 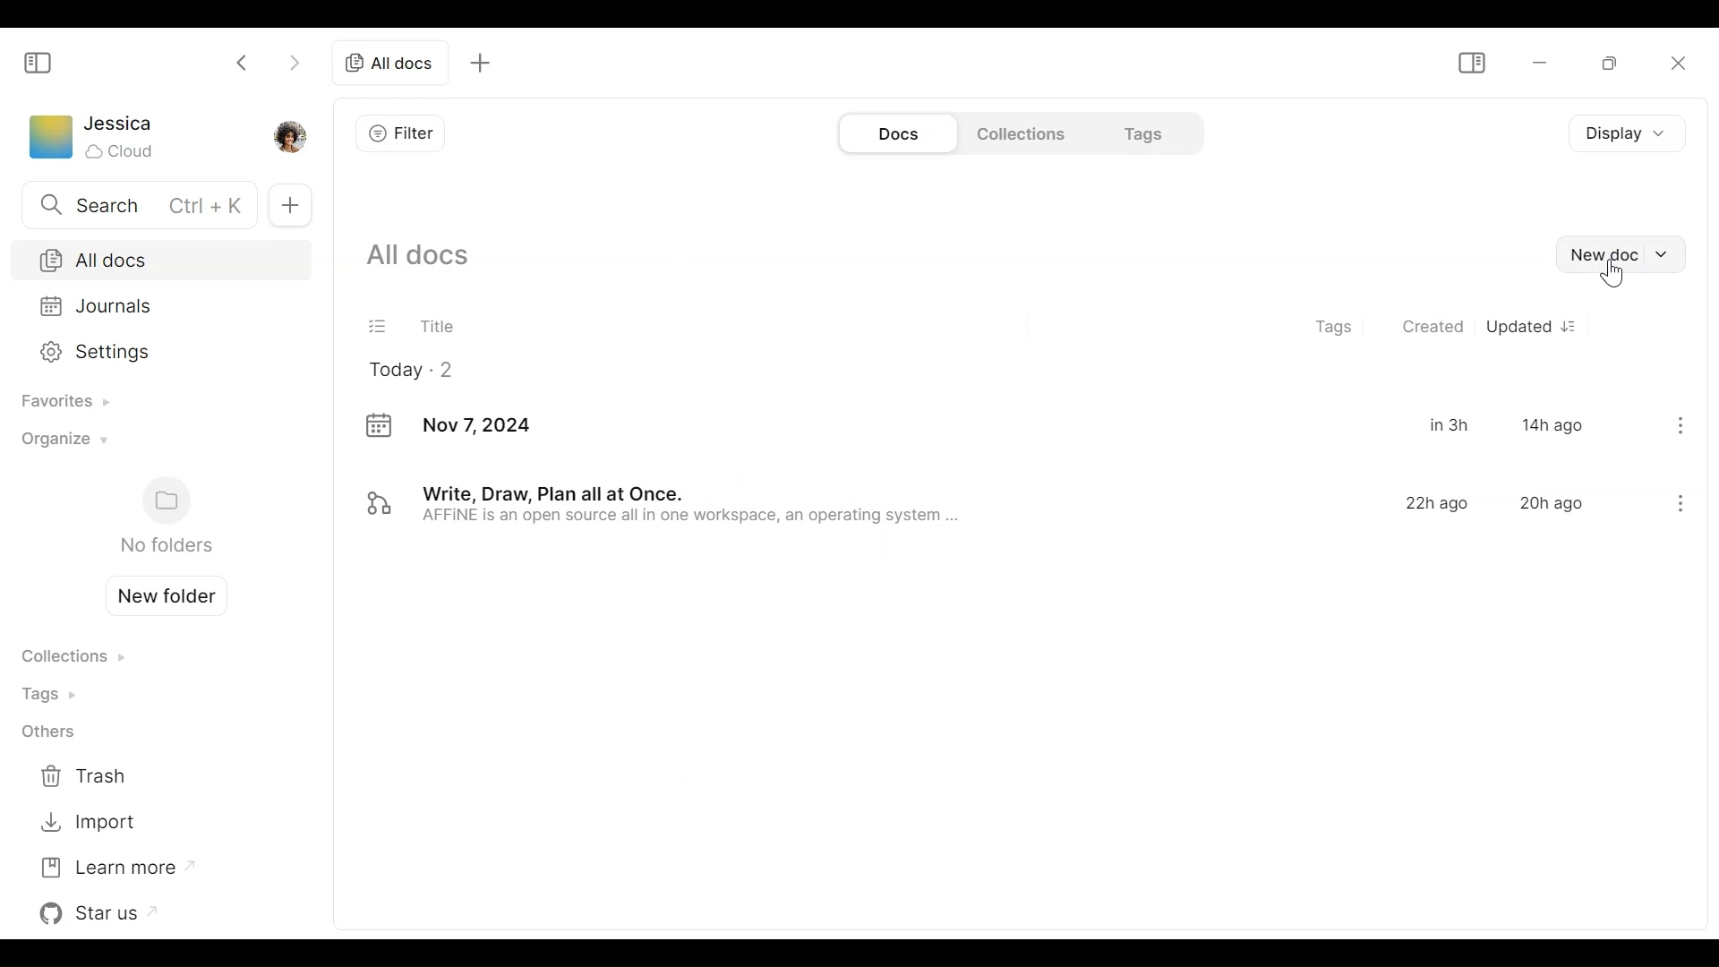 What do you see at coordinates (154, 306) in the screenshot?
I see `Journals` at bounding box center [154, 306].